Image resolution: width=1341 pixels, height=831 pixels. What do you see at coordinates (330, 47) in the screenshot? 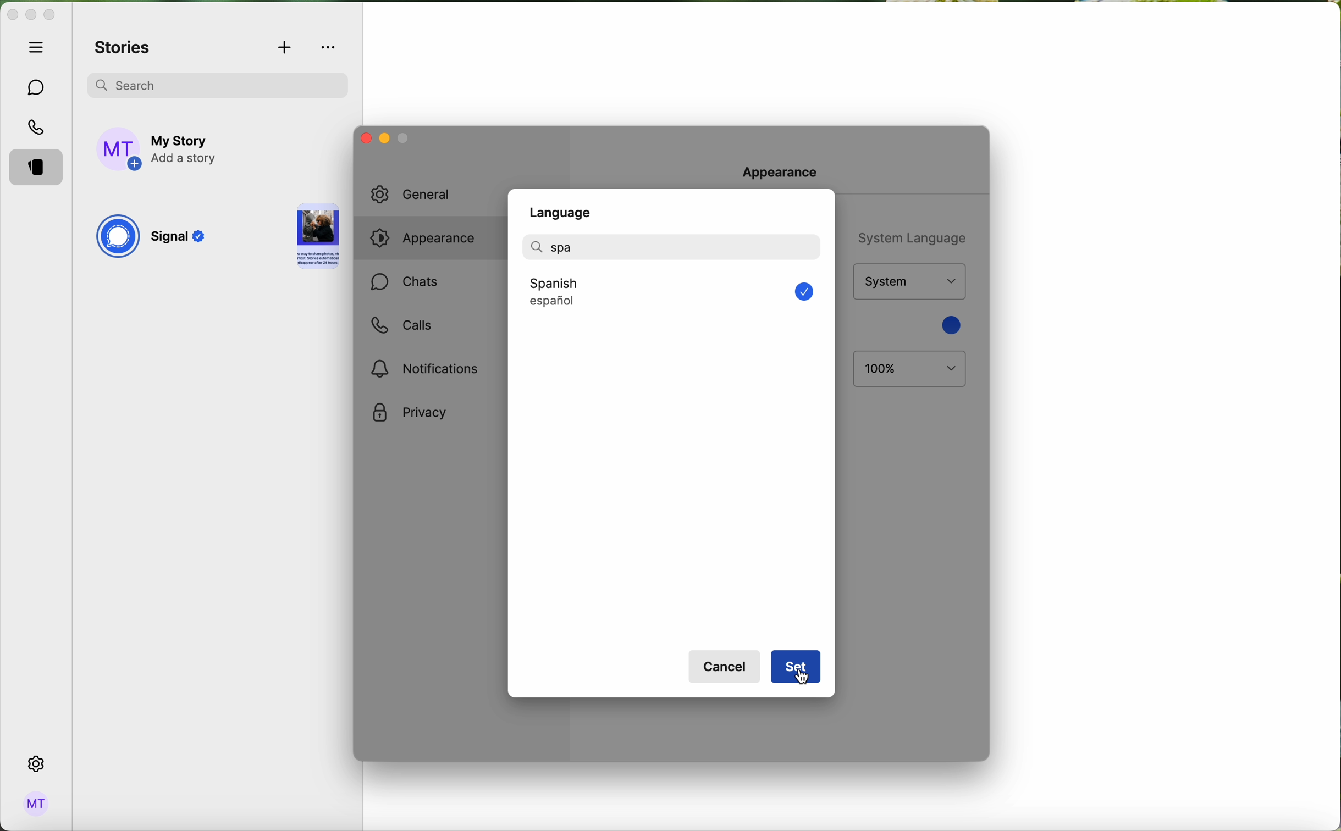
I see `more options` at bounding box center [330, 47].